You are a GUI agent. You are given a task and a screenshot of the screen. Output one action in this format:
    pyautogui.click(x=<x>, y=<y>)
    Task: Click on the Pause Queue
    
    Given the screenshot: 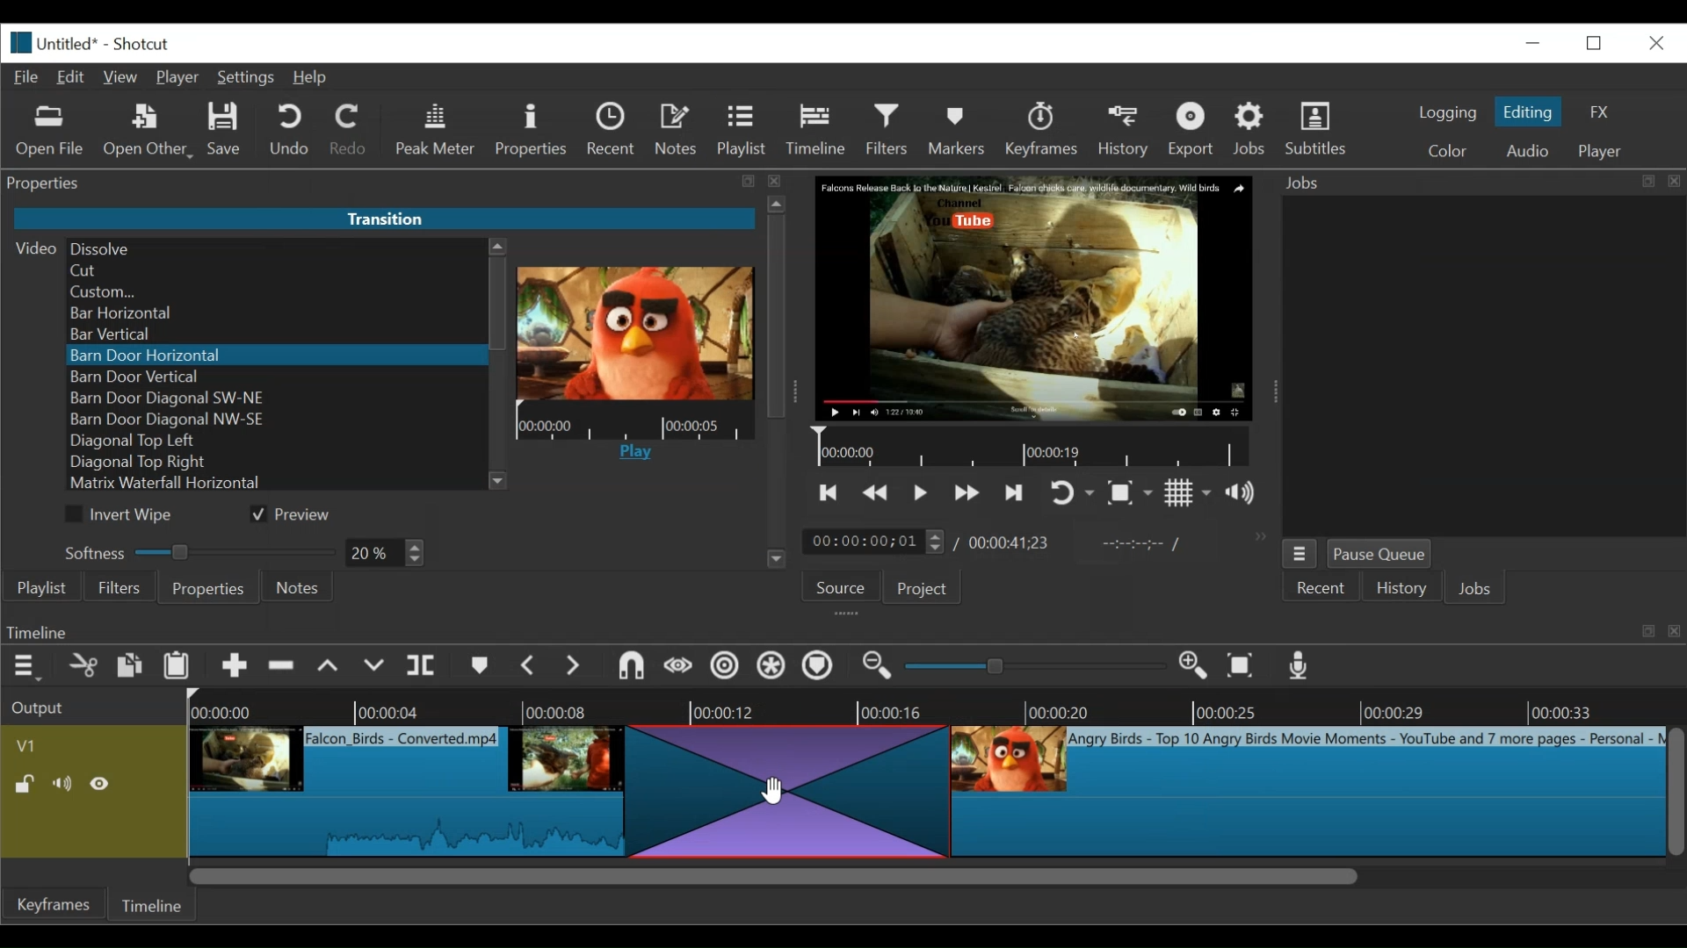 What is the action you would take?
    pyautogui.click(x=1382, y=555)
    